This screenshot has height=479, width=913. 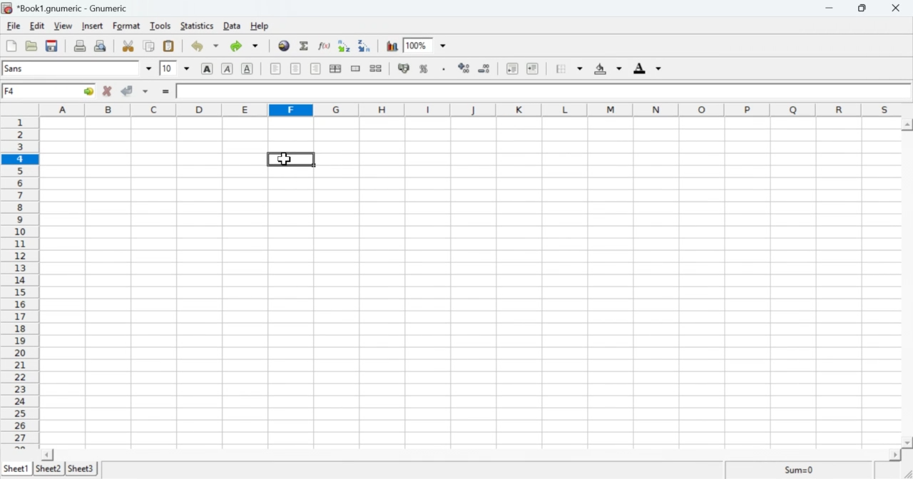 I want to click on Paste, so click(x=170, y=45).